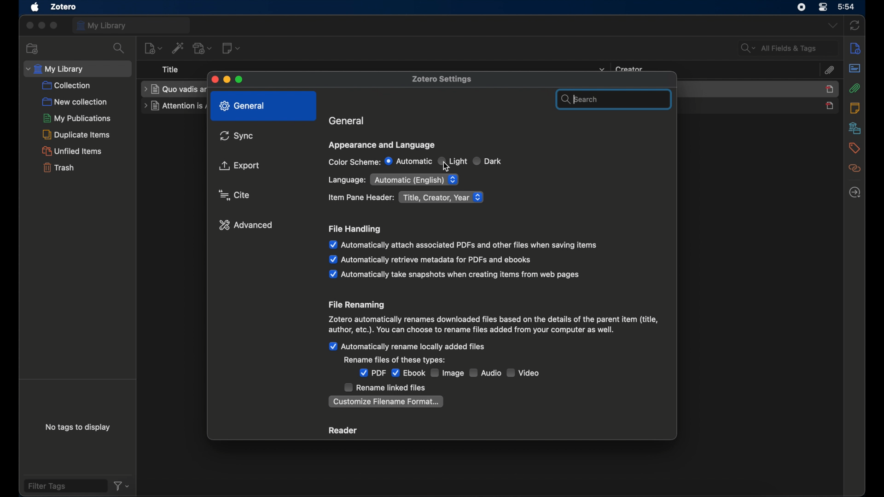 Image resolution: width=884 pixels, height=497 pixels. What do you see at coordinates (346, 180) in the screenshot?
I see `language` at bounding box center [346, 180].